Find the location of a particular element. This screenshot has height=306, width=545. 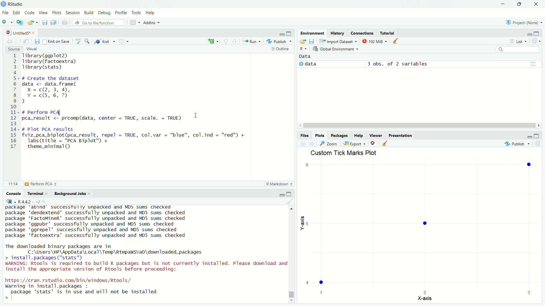

Code is located at coordinates (30, 13).